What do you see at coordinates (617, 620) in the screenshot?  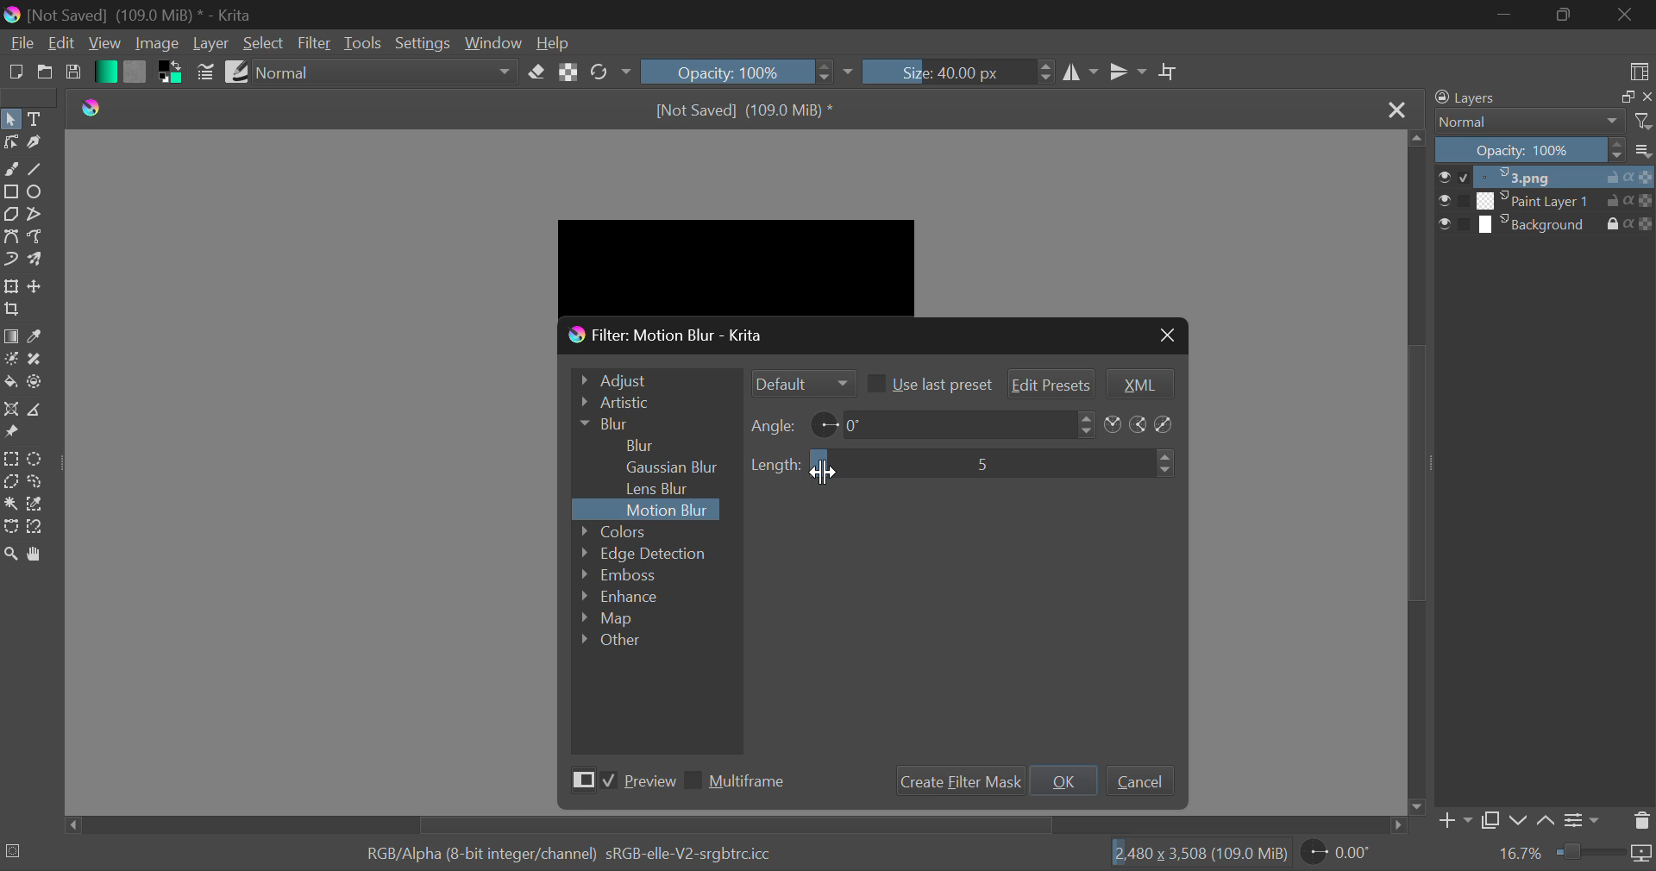 I see `Map` at bounding box center [617, 620].